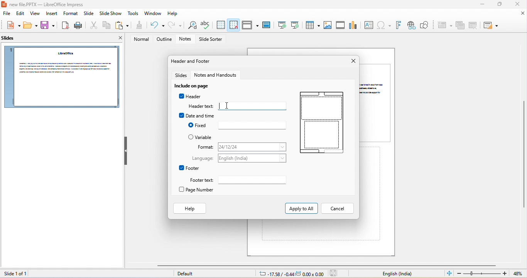  I want to click on notes, so click(187, 39).